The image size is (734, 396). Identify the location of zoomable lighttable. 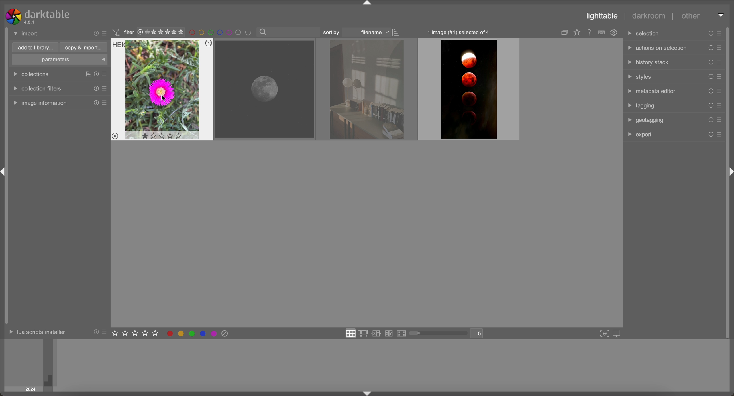
(364, 334).